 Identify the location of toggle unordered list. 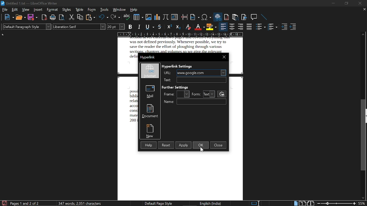
(273, 27).